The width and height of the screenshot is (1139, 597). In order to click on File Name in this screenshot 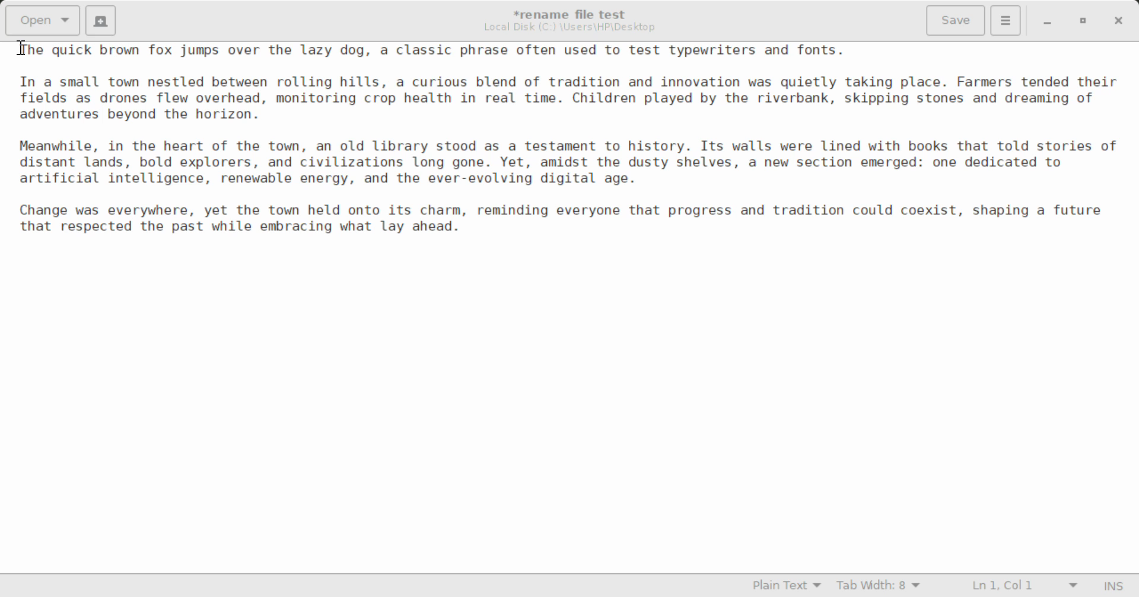, I will do `click(569, 13)`.